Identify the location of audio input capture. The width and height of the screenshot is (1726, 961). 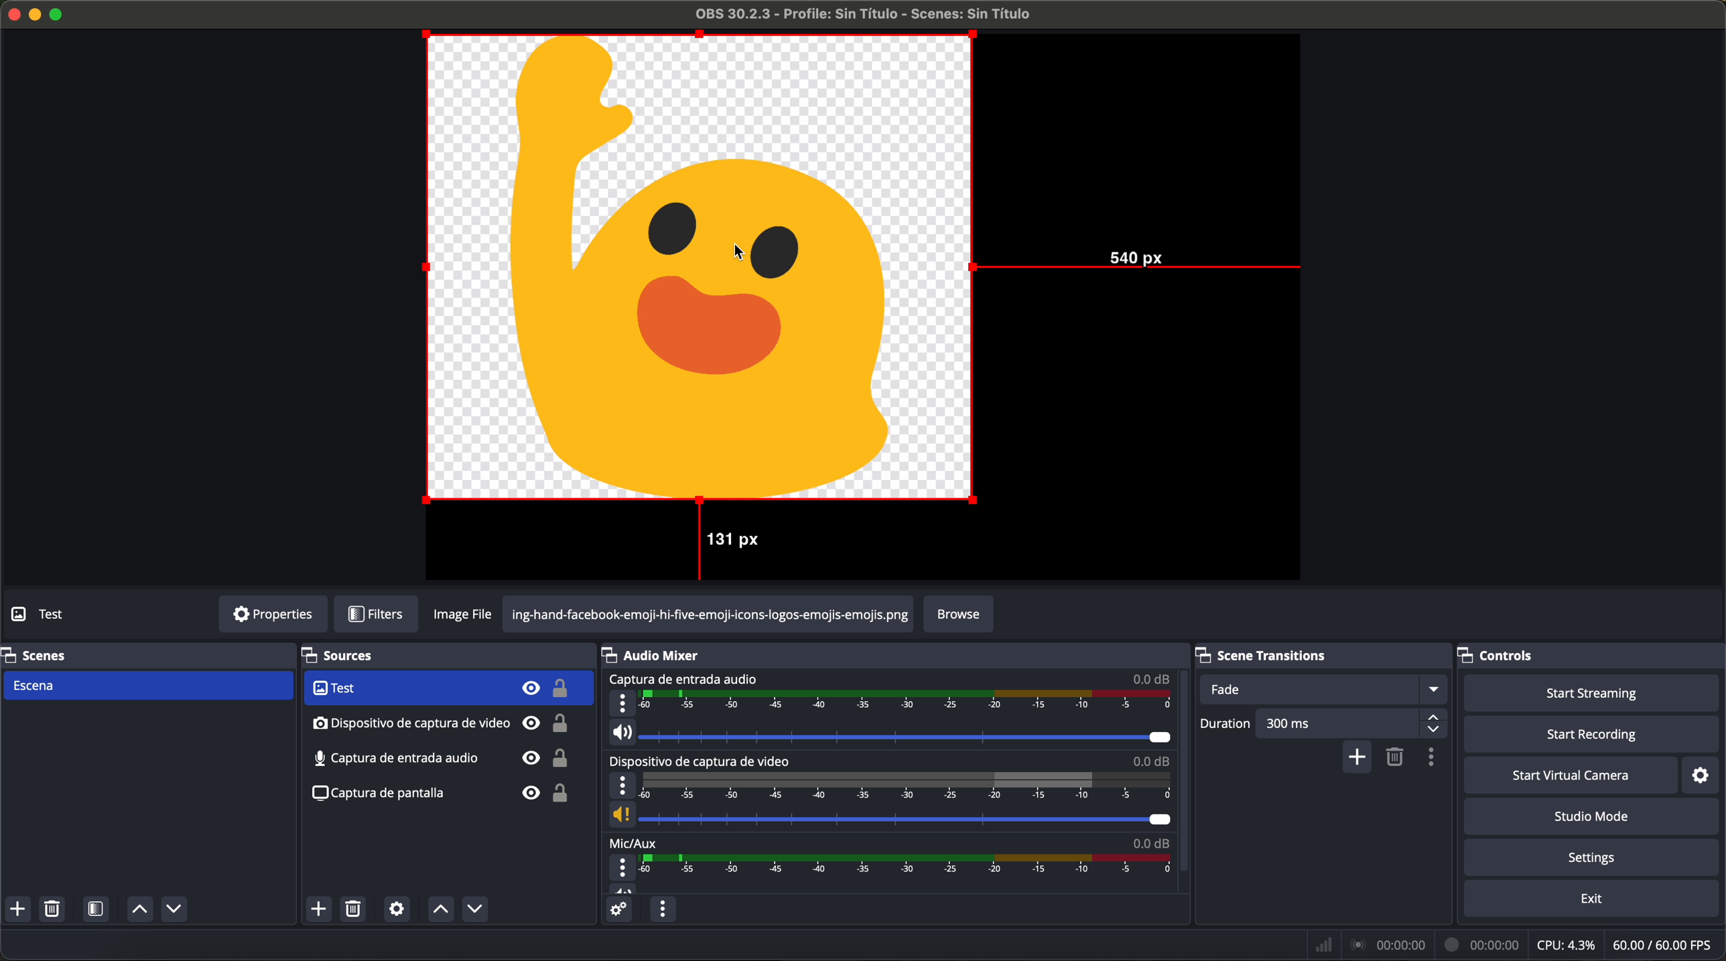
(442, 723).